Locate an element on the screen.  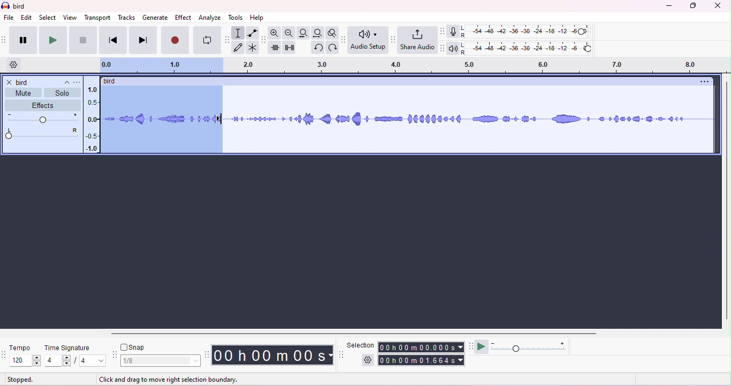
zoom out is located at coordinates (289, 33).